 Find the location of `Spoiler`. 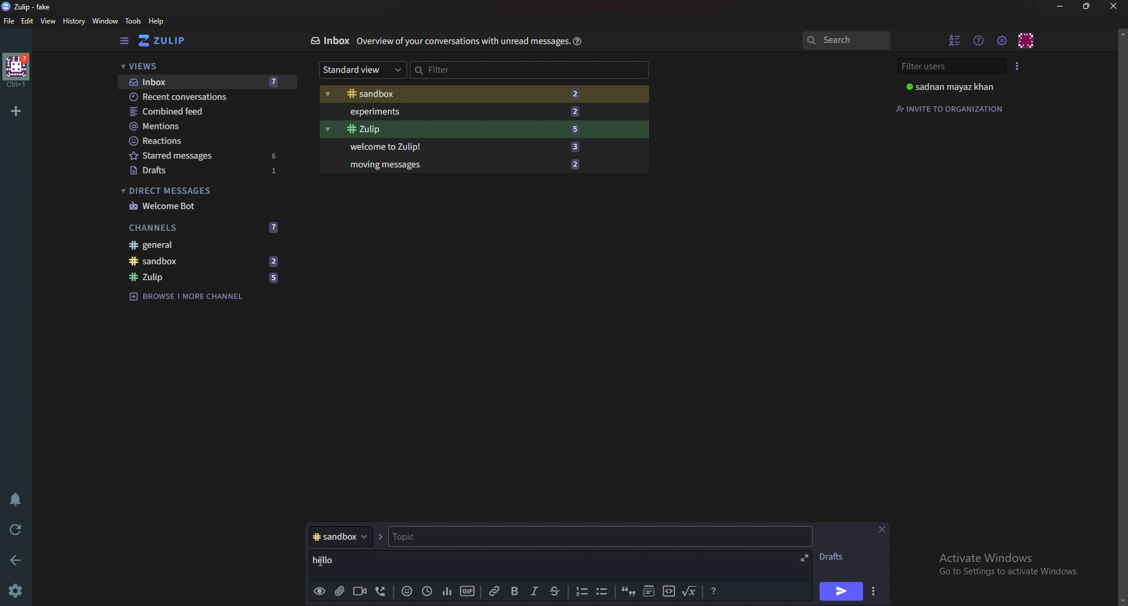

Spoiler is located at coordinates (650, 592).